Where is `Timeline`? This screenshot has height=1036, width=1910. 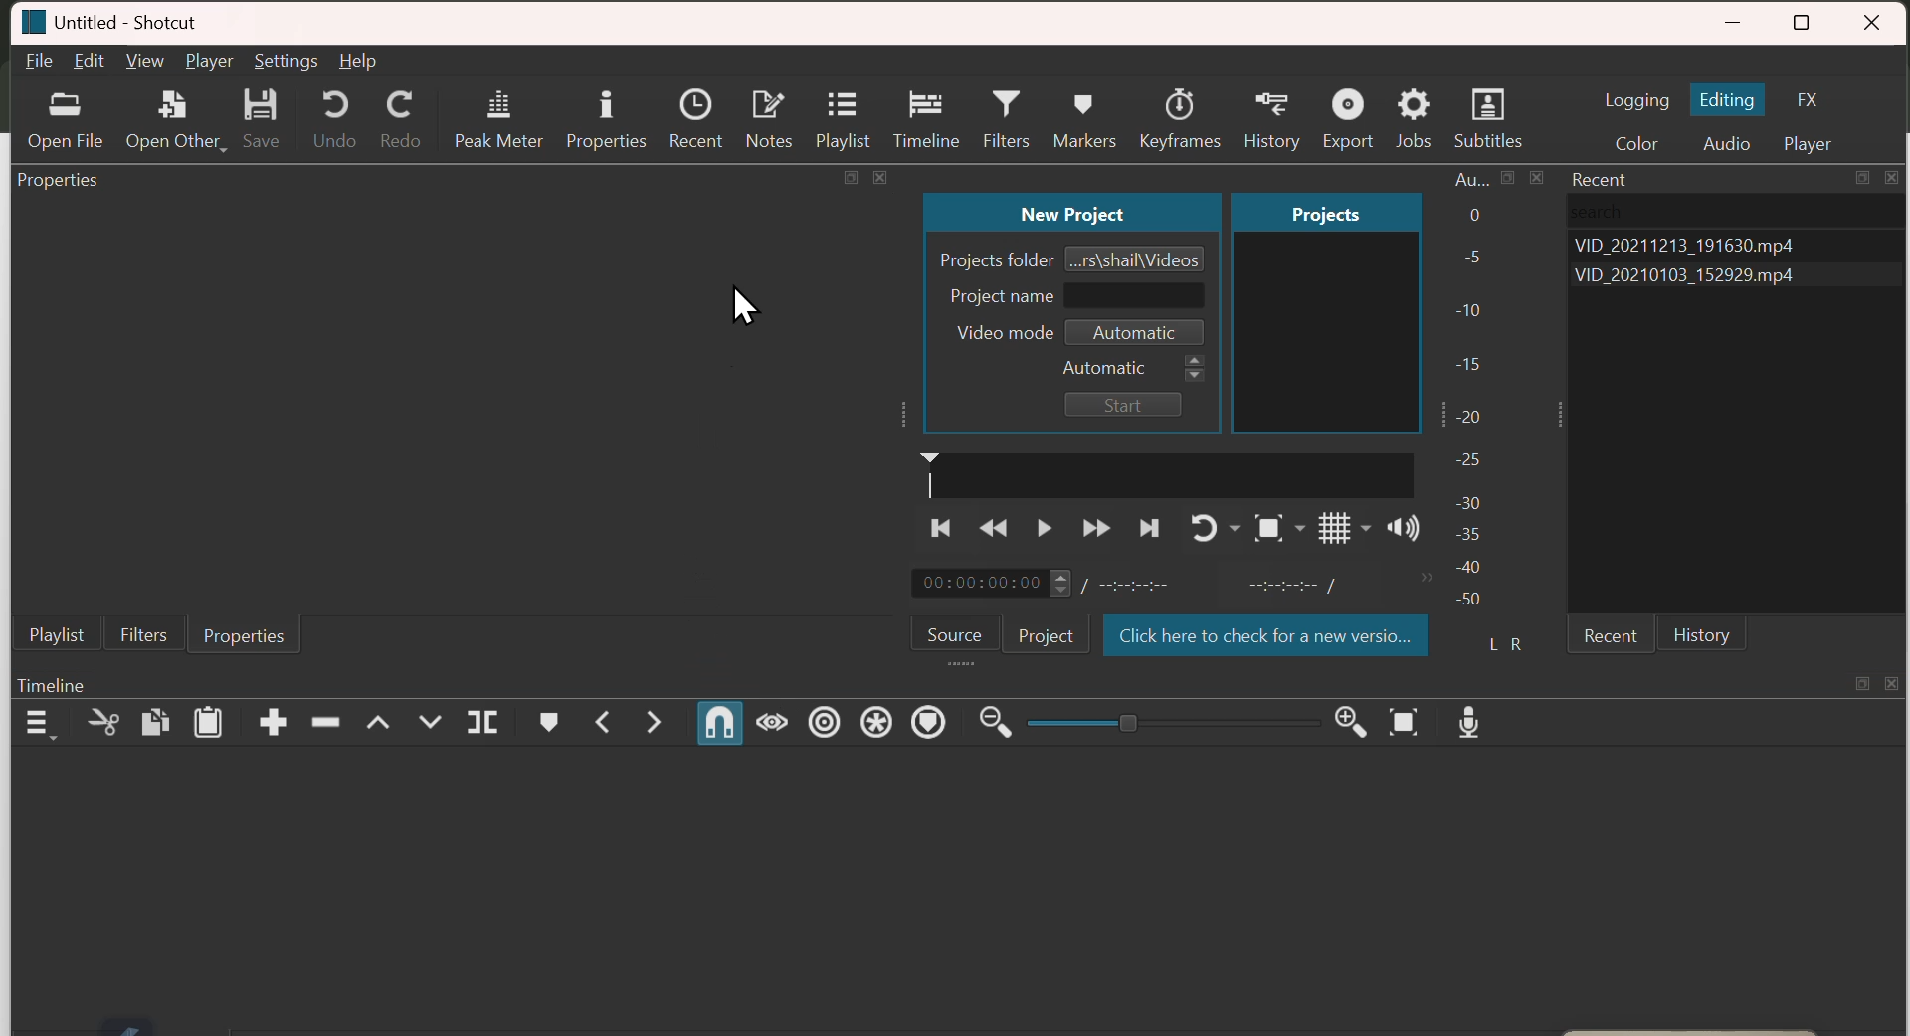
Timeline is located at coordinates (53, 684).